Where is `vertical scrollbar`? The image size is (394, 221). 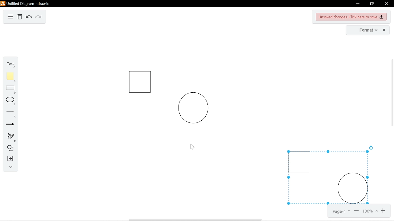
vertical scrollbar is located at coordinates (392, 112).